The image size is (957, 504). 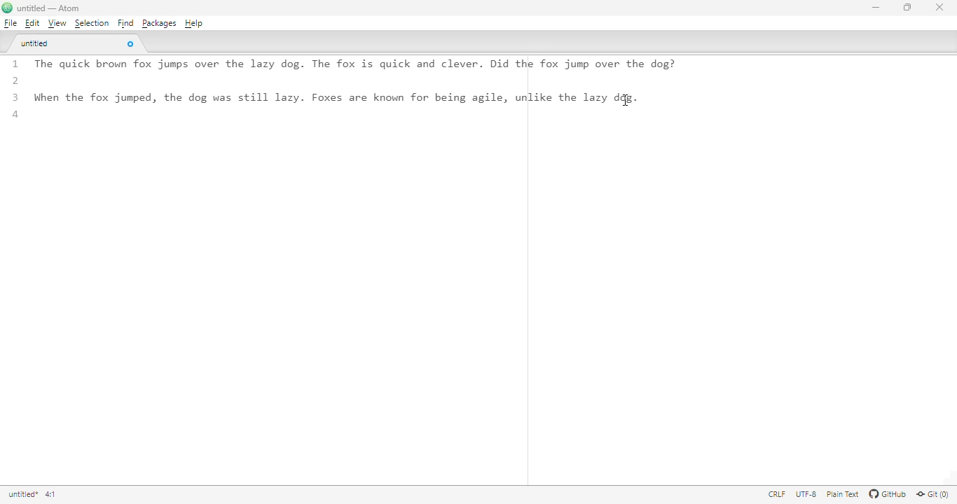 What do you see at coordinates (131, 45) in the screenshot?
I see `close tab` at bounding box center [131, 45].